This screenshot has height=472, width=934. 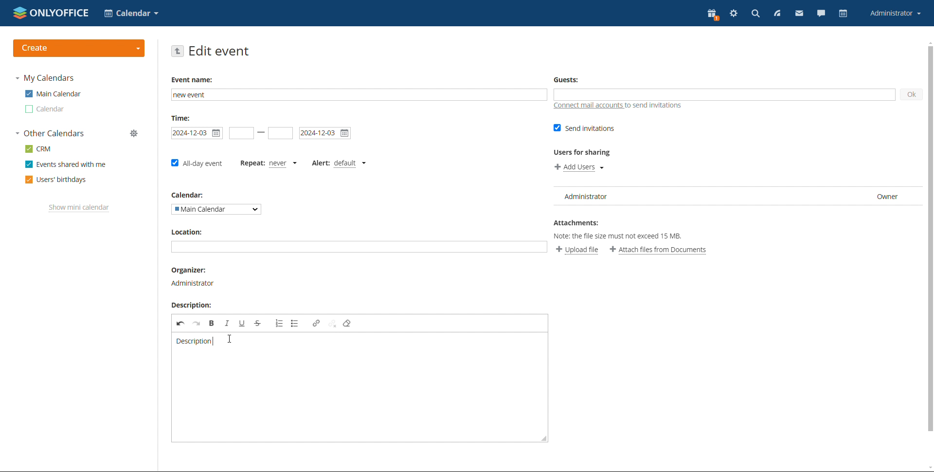 I want to click on crm, so click(x=37, y=149).